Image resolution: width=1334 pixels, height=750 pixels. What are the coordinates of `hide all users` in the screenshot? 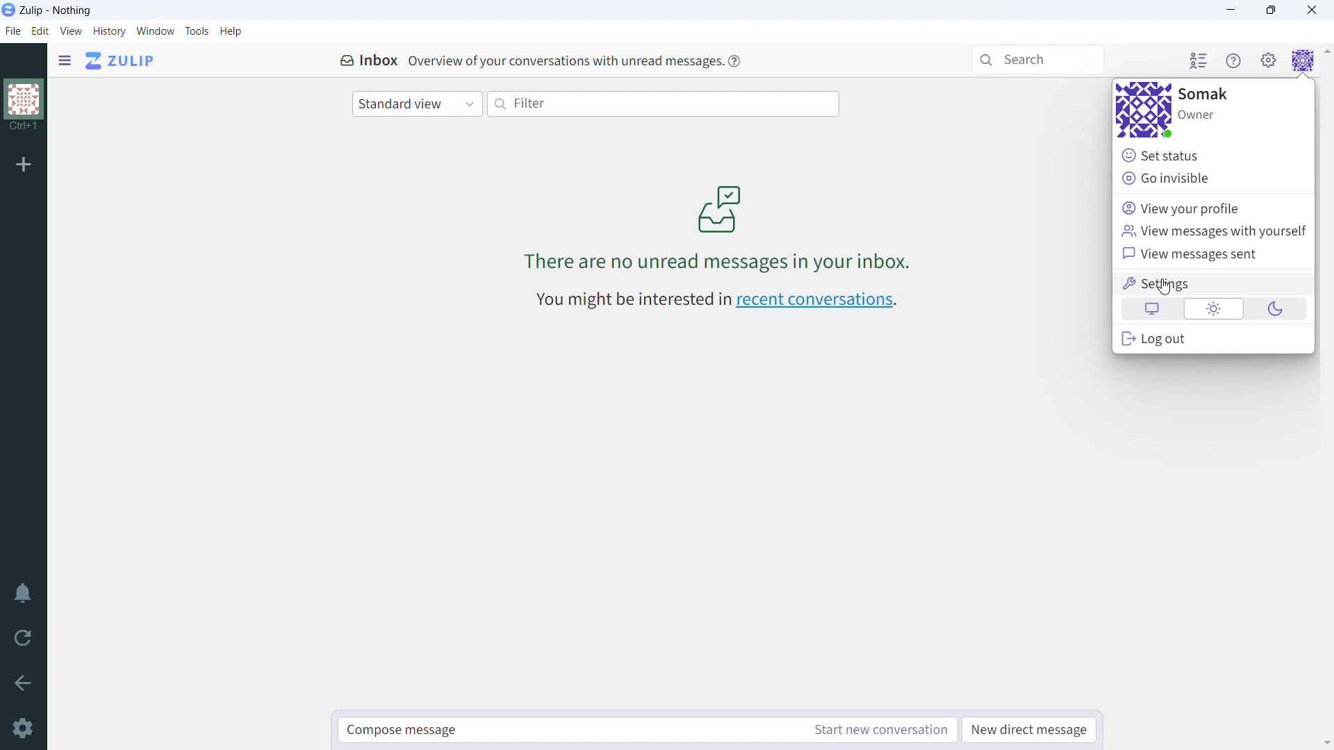 It's located at (1197, 60).